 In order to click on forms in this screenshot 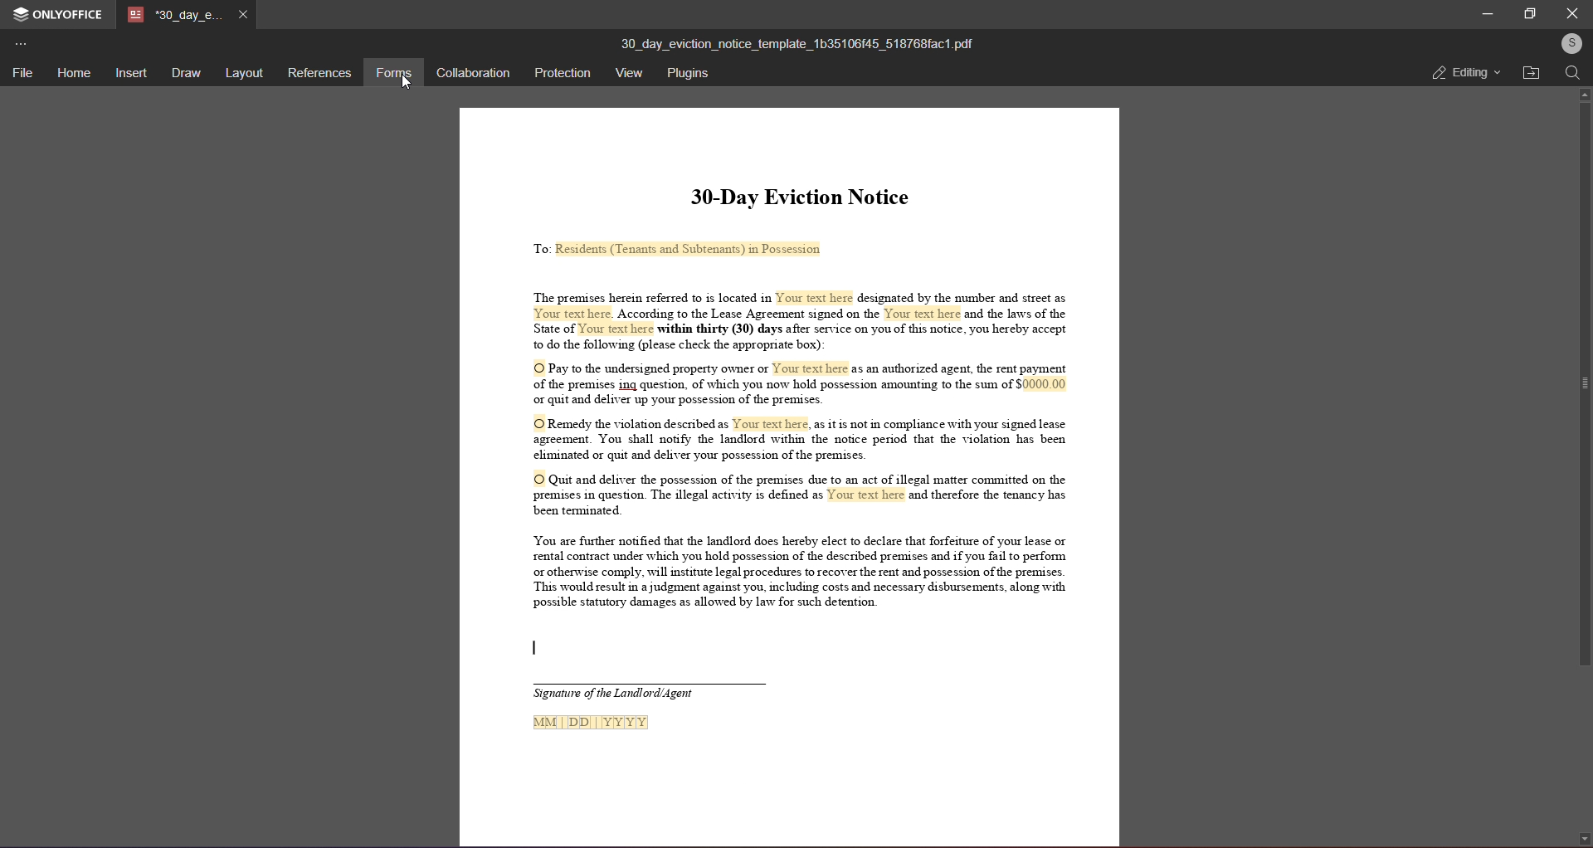, I will do `click(396, 71)`.